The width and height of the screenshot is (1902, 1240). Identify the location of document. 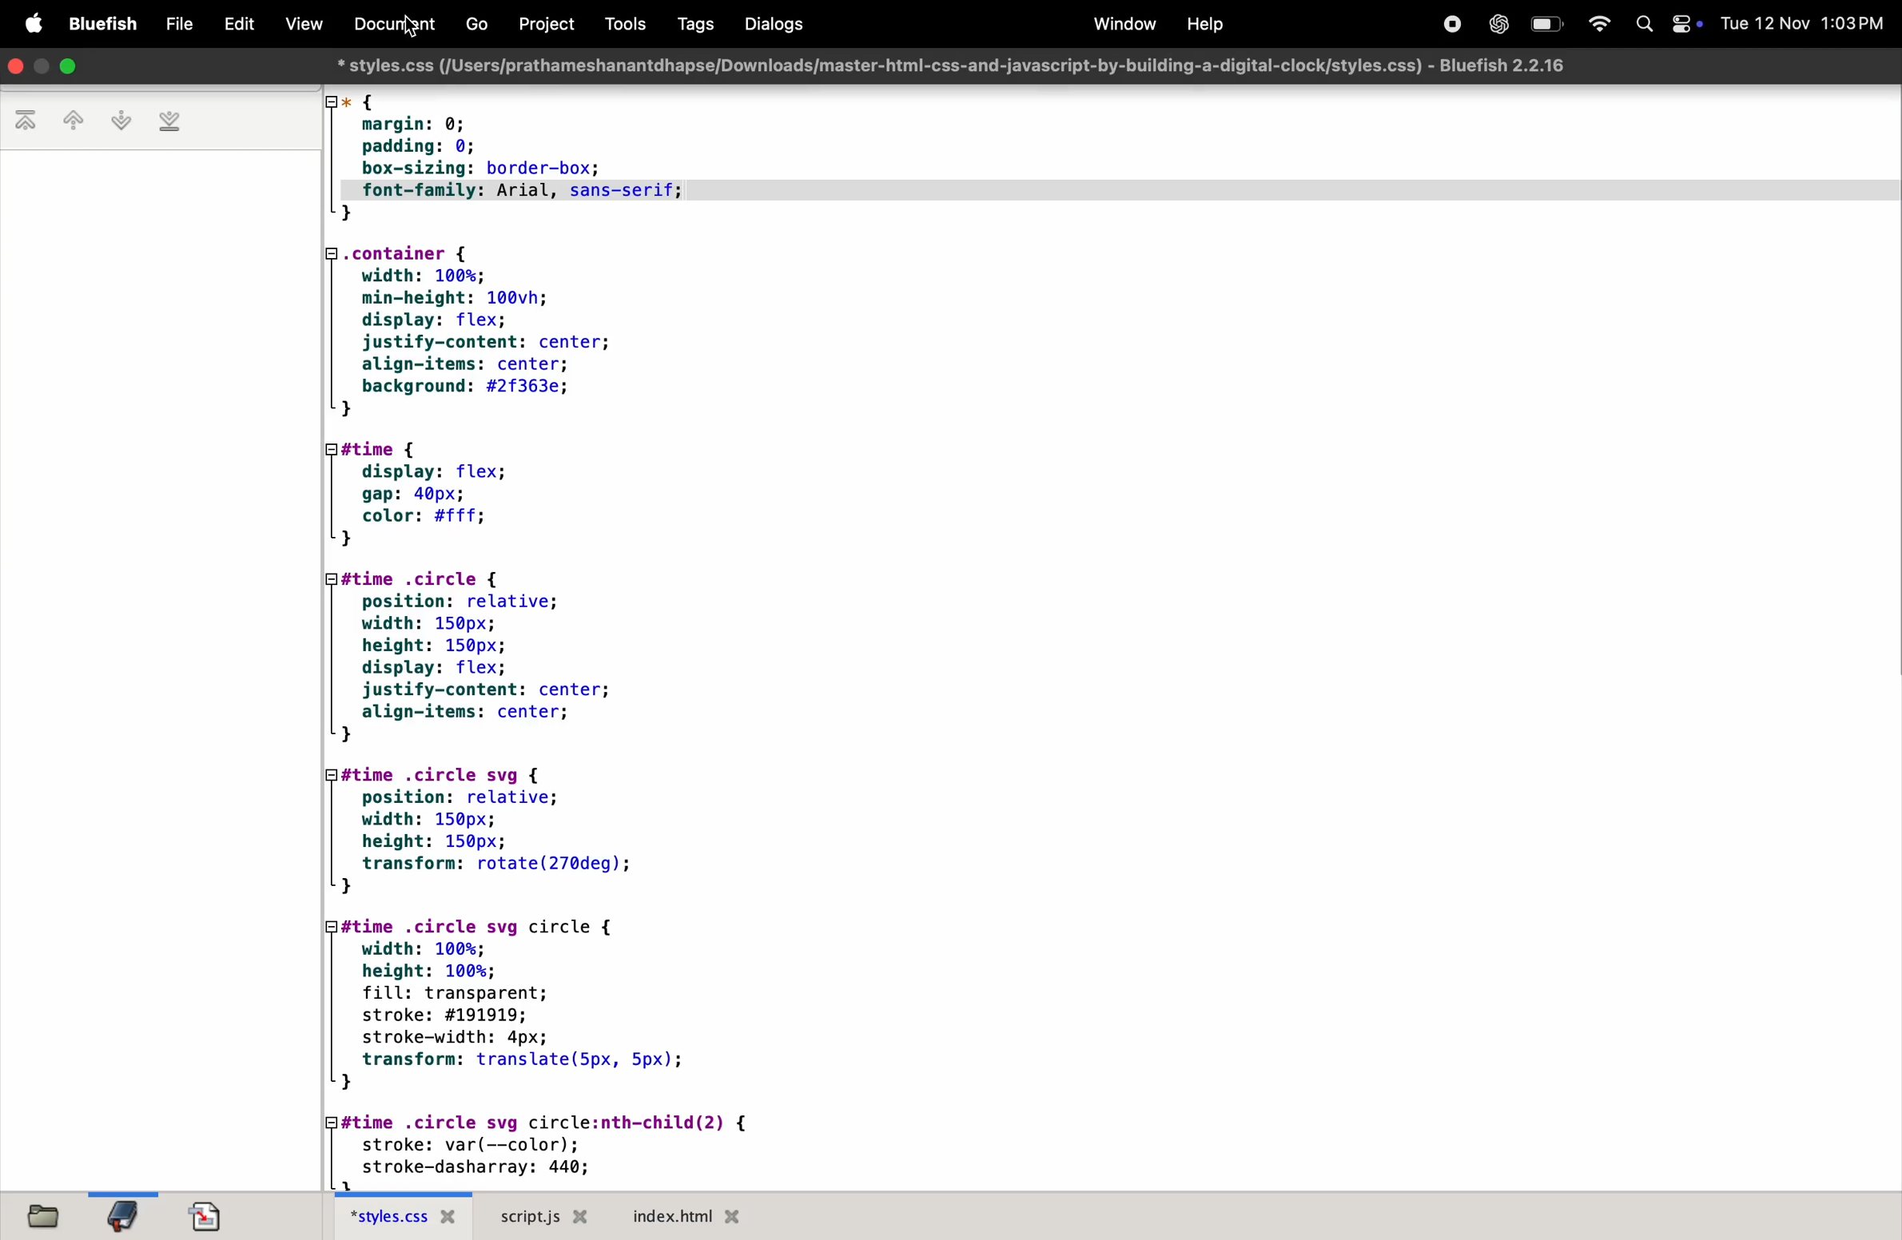
(216, 1217).